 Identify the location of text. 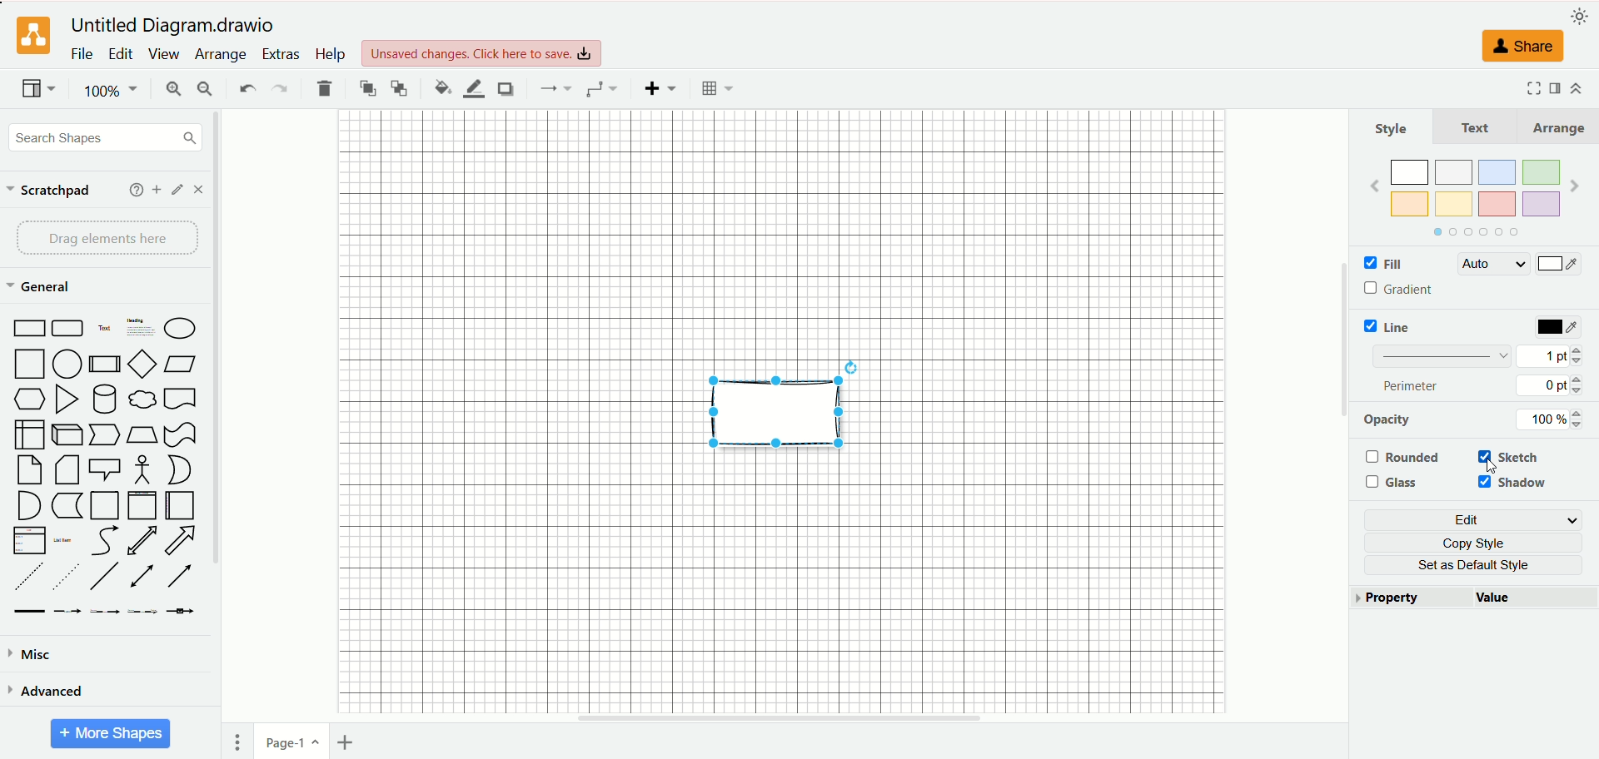
(1476, 126).